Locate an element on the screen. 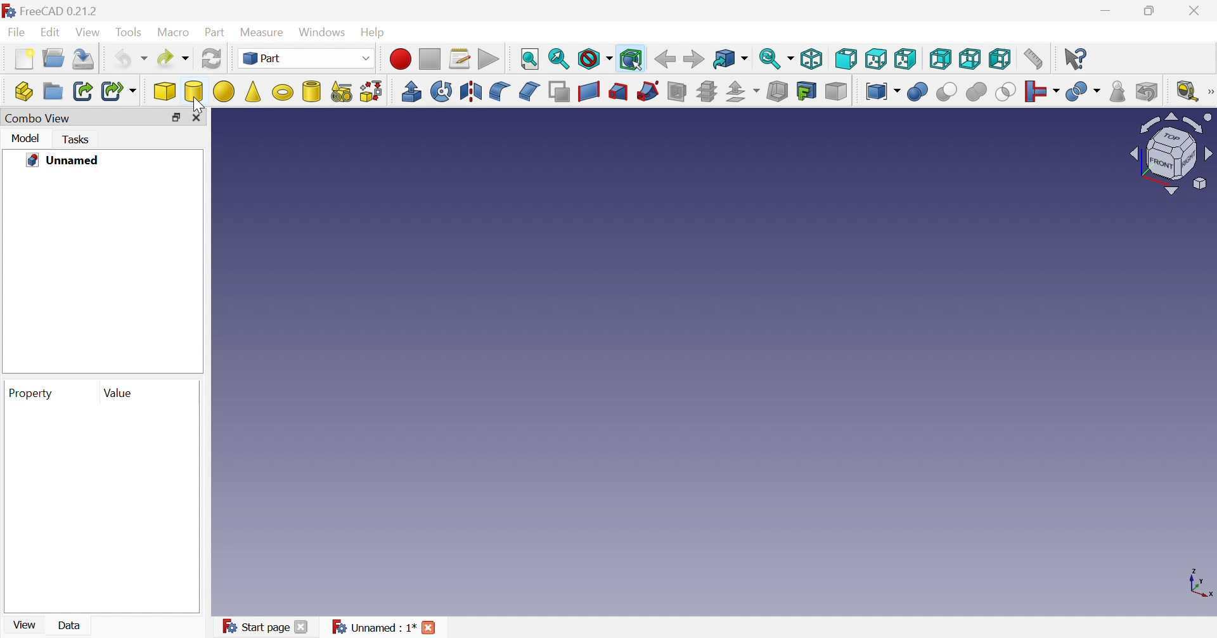 The image size is (1217, 638). Tools is located at coordinates (130, 32).